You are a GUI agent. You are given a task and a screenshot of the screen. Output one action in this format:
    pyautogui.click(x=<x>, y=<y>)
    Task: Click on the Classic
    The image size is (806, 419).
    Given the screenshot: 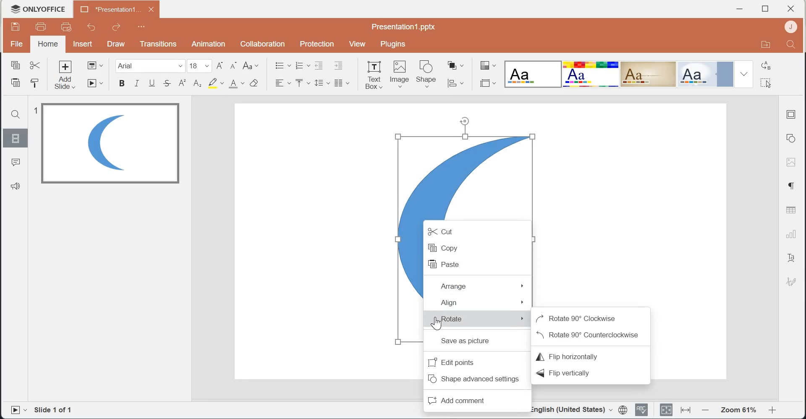 What is the action you would take?
    pyautogui.click(x=649, y=74)
    